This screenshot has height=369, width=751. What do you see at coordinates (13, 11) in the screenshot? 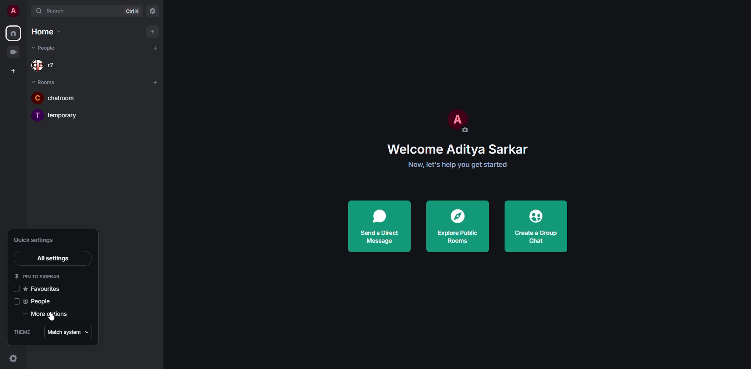
I see `profile` at bounding box center [13, 11].